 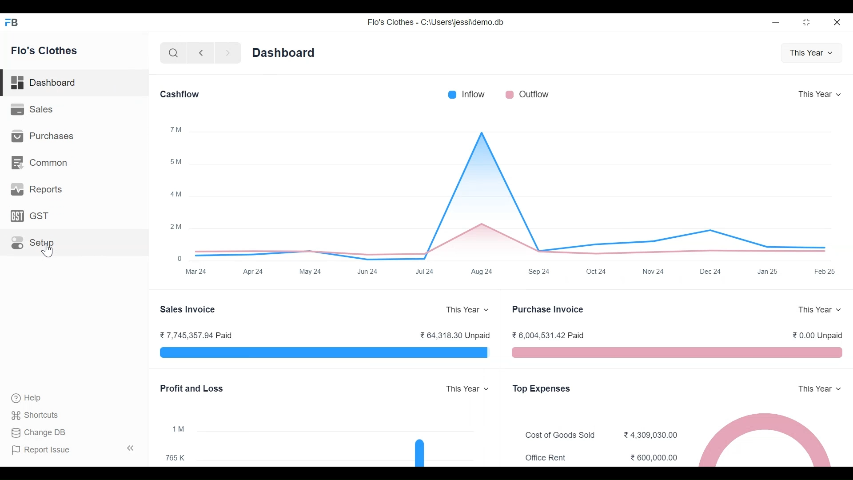 I want to click on oct 24, so click(x=597, y=271).